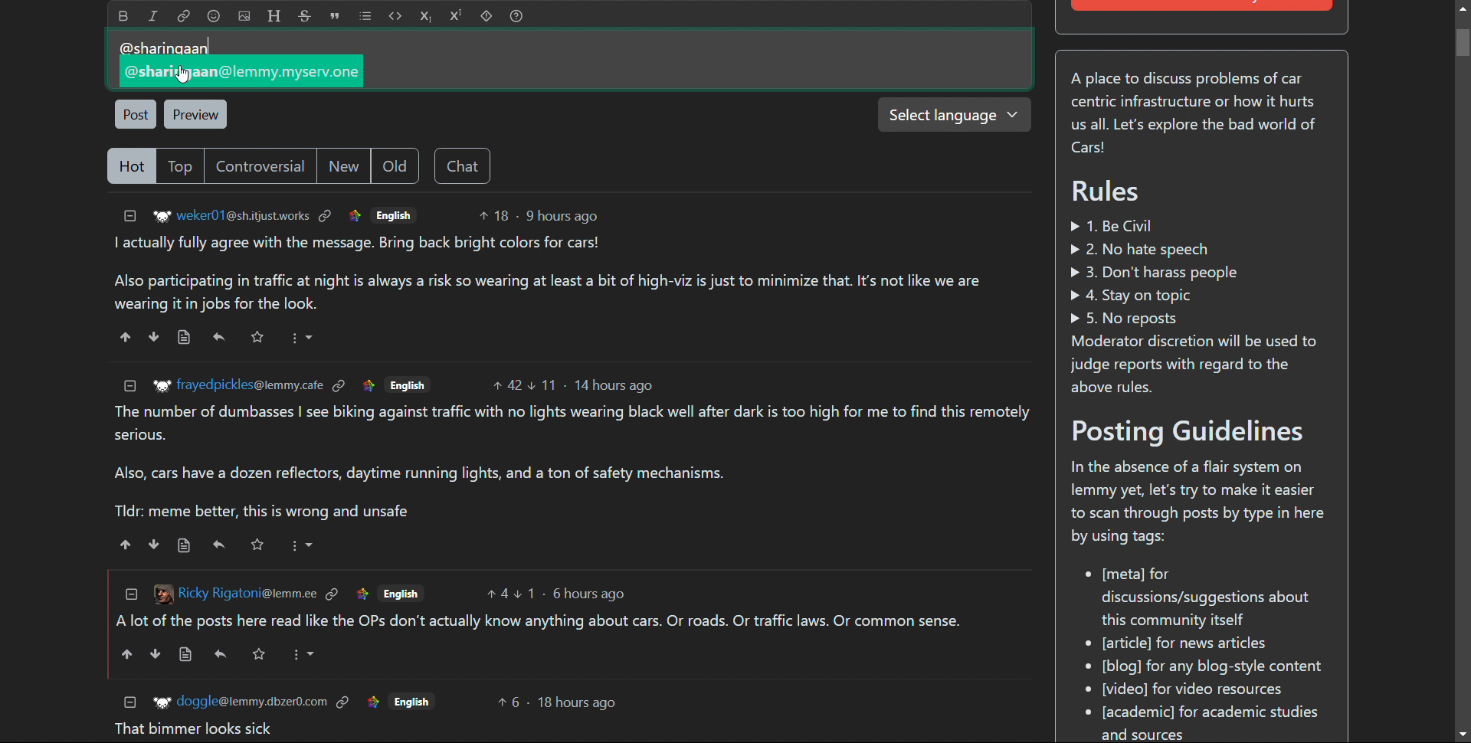 The image size is (1471, 743). What do you see at coordinates (461, 165) in the screenshot?
I see `chat` at bounding box center [461, 165].